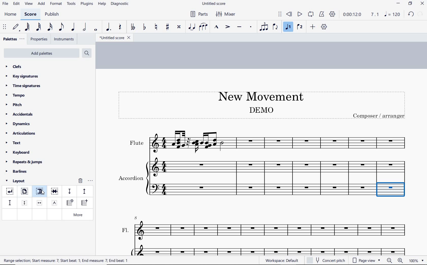 This screenshot has height=265, width=427. What do you see at coordinates (130, 177) in the screenshot?
I see `text` at bounding box center [130, 177].